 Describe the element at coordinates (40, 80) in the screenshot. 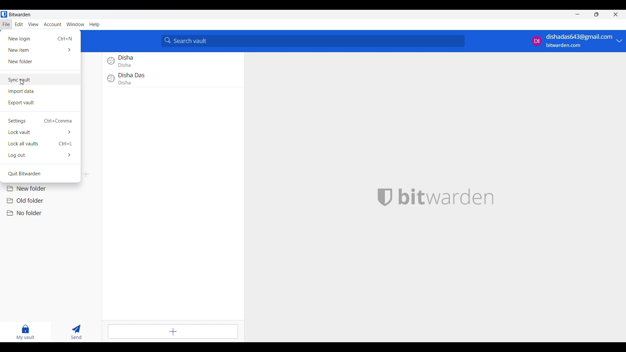

I see `Sync vault` at that location.